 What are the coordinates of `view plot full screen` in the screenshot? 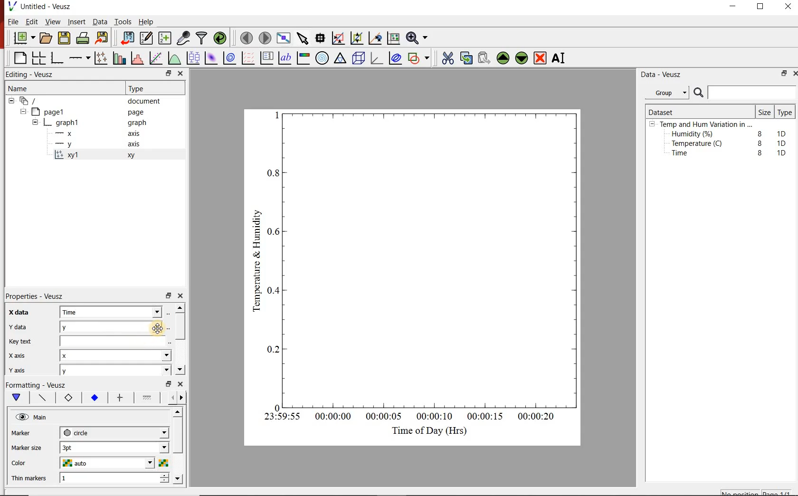 It's located at (284, 38).